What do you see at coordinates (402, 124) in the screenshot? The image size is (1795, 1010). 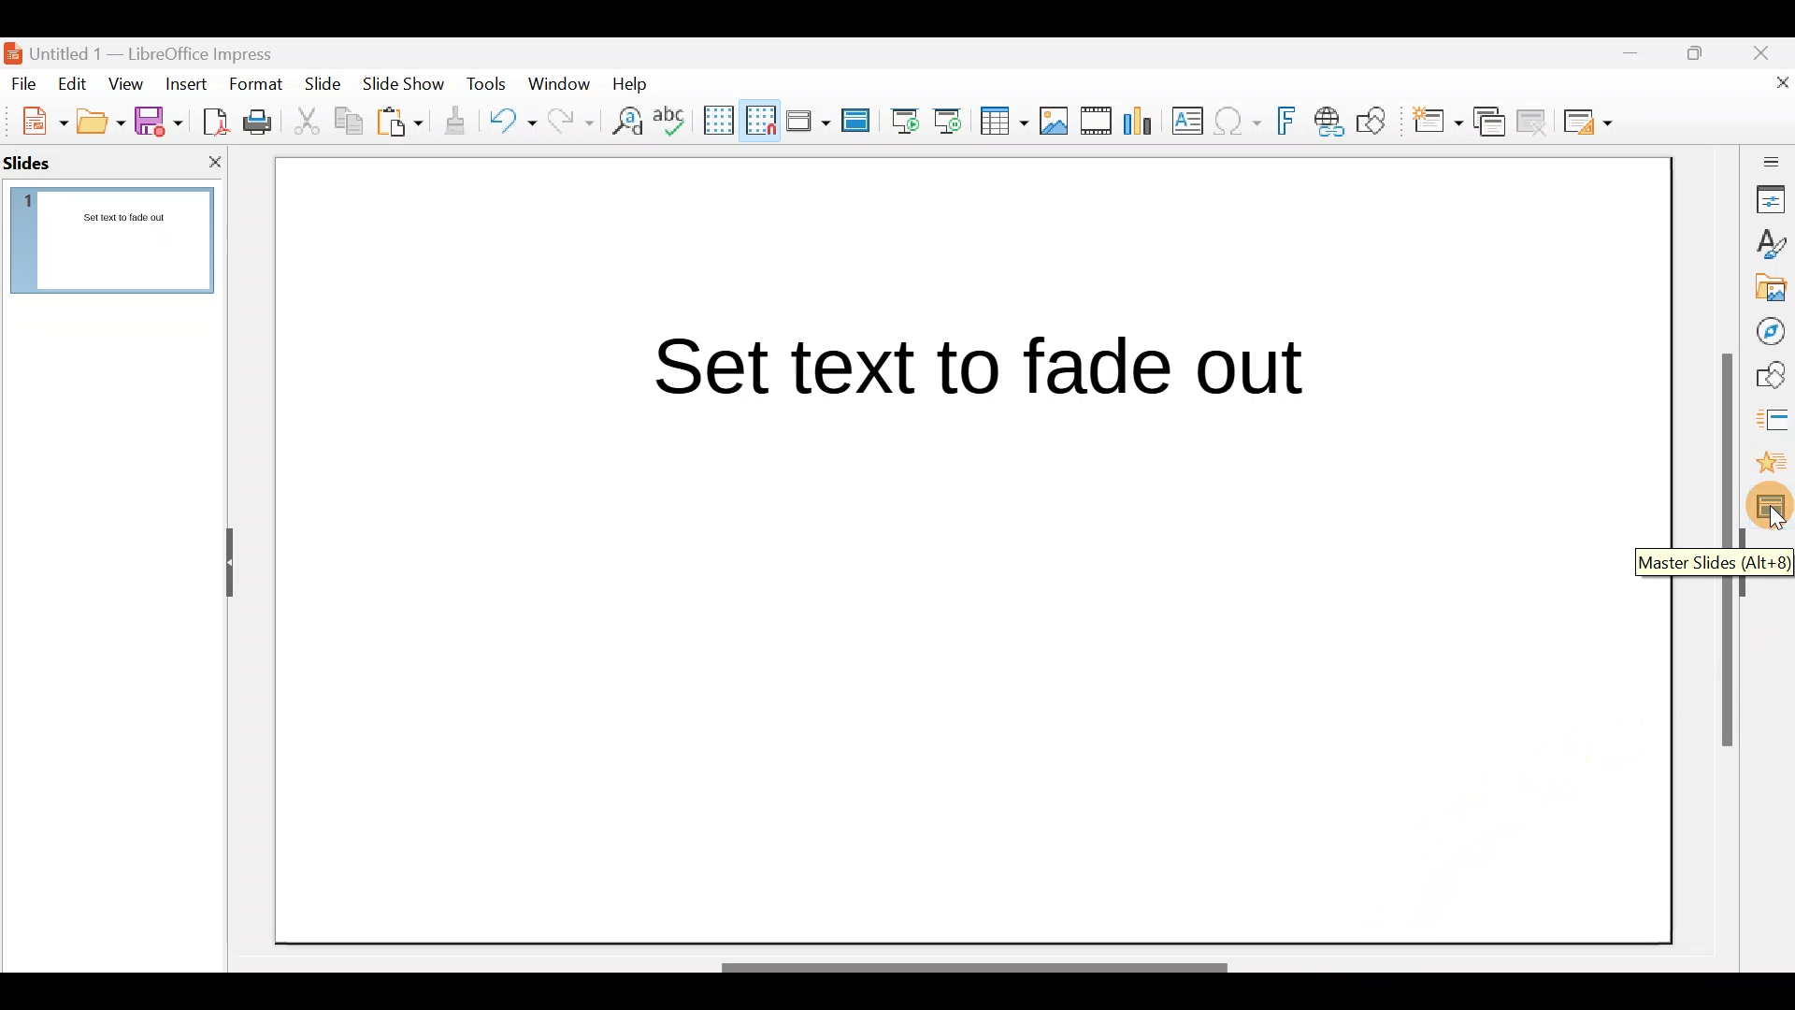 I see `Paste` at bounding box center [402, 124].